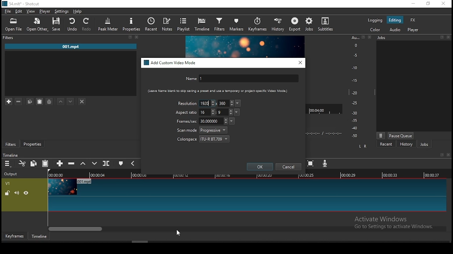  I want to click on restore, so click(441, 155).